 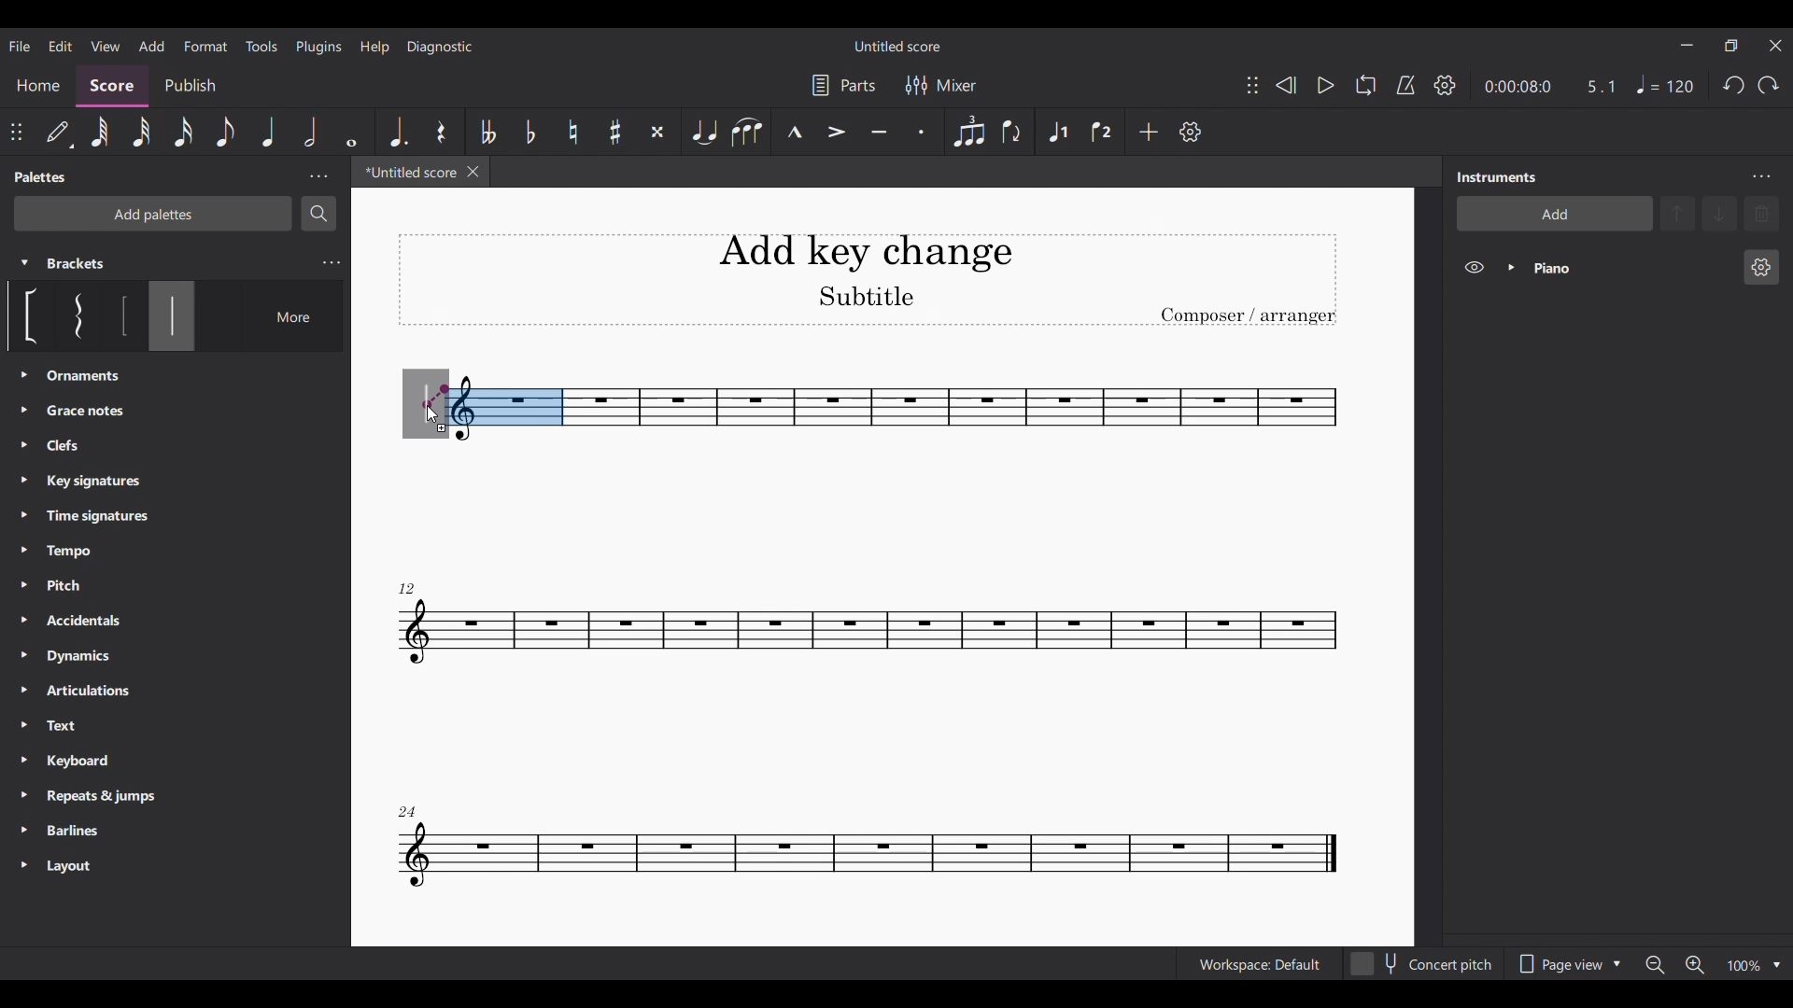 I want to click on Add, so click(x=1149, y=132).